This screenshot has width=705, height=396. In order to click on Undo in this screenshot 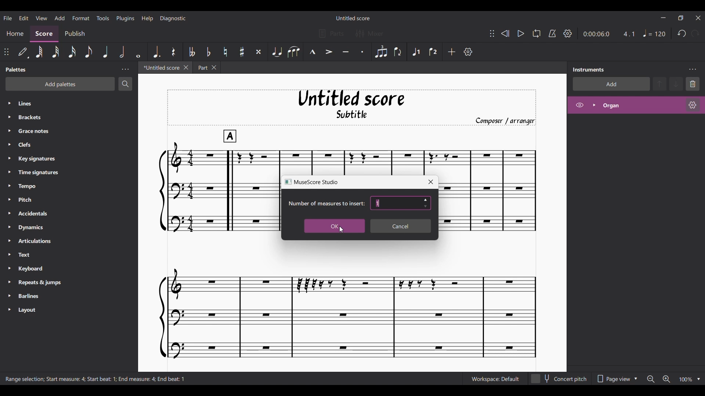, I will do `click(681, 34)`.